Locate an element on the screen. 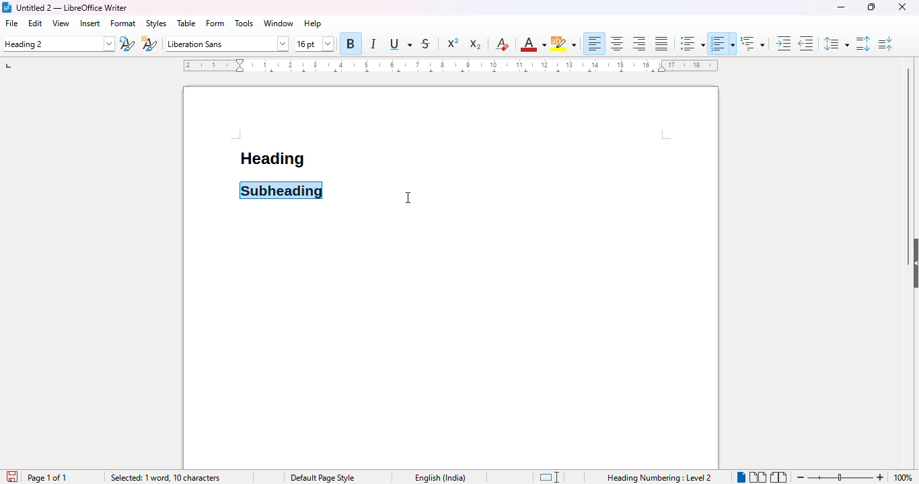  title is located at coordinates (72, 7).